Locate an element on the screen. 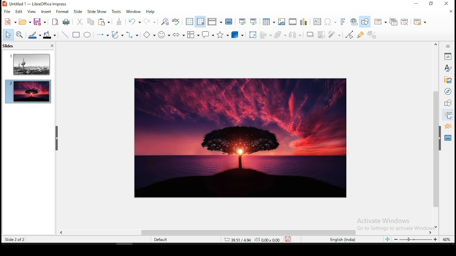 Image resolution: width=456 pixels, height=256 pixels. redo is located at coordinates (151, 21).